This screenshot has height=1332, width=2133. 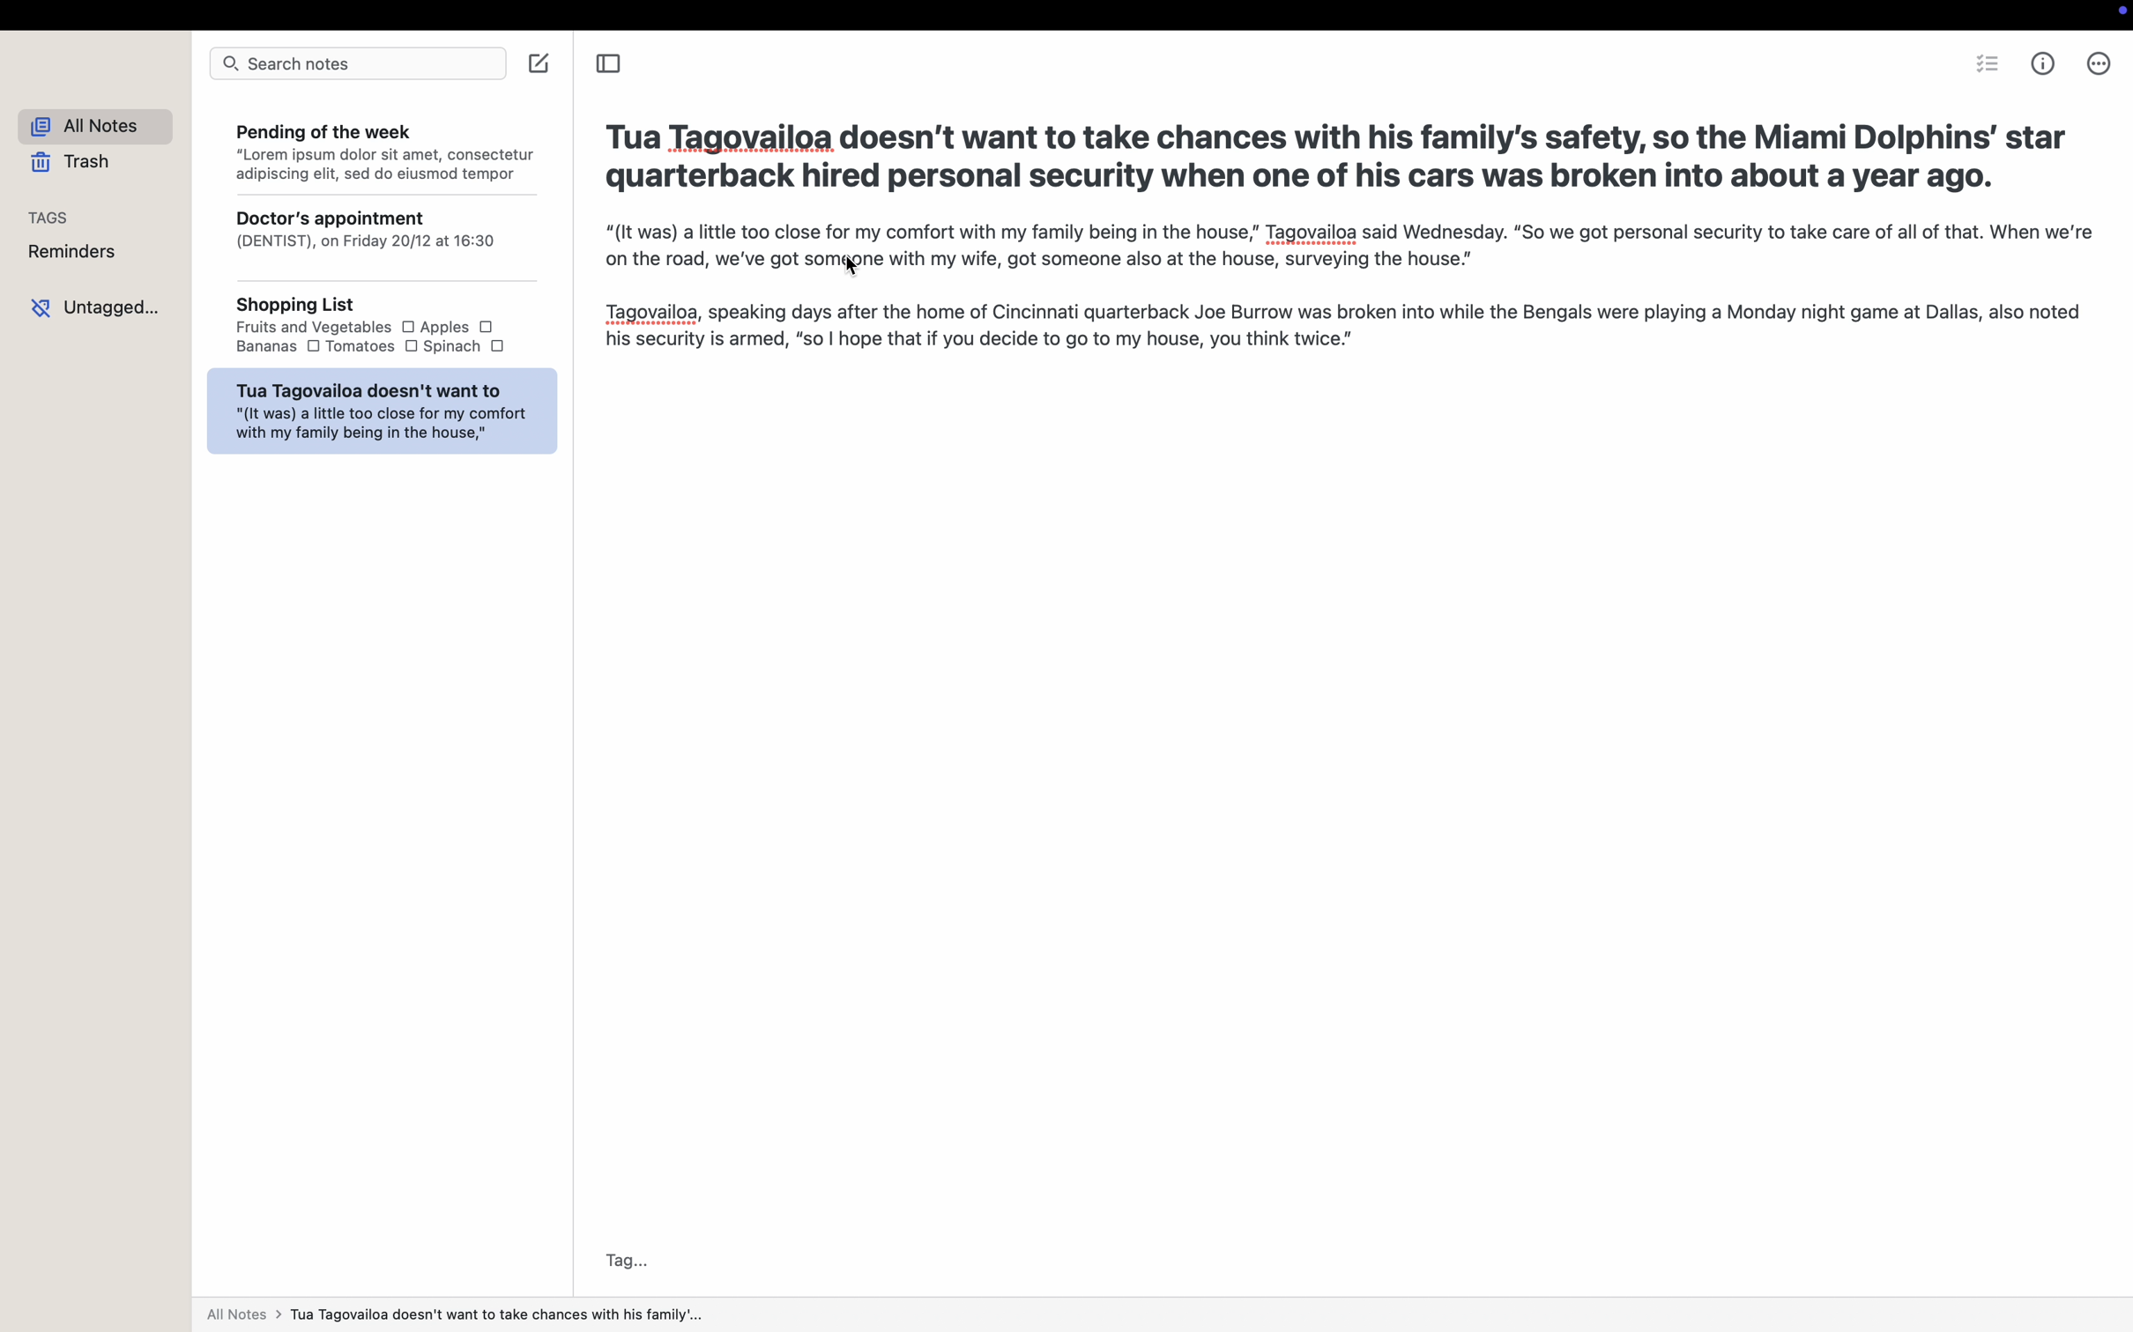 What do you see at coordinates (457, 1309) in the screenshot?
I see `All Notes > Tua Tagovailoa doesn't want to take chances with his family"...` at bounding box center [457, 1309].